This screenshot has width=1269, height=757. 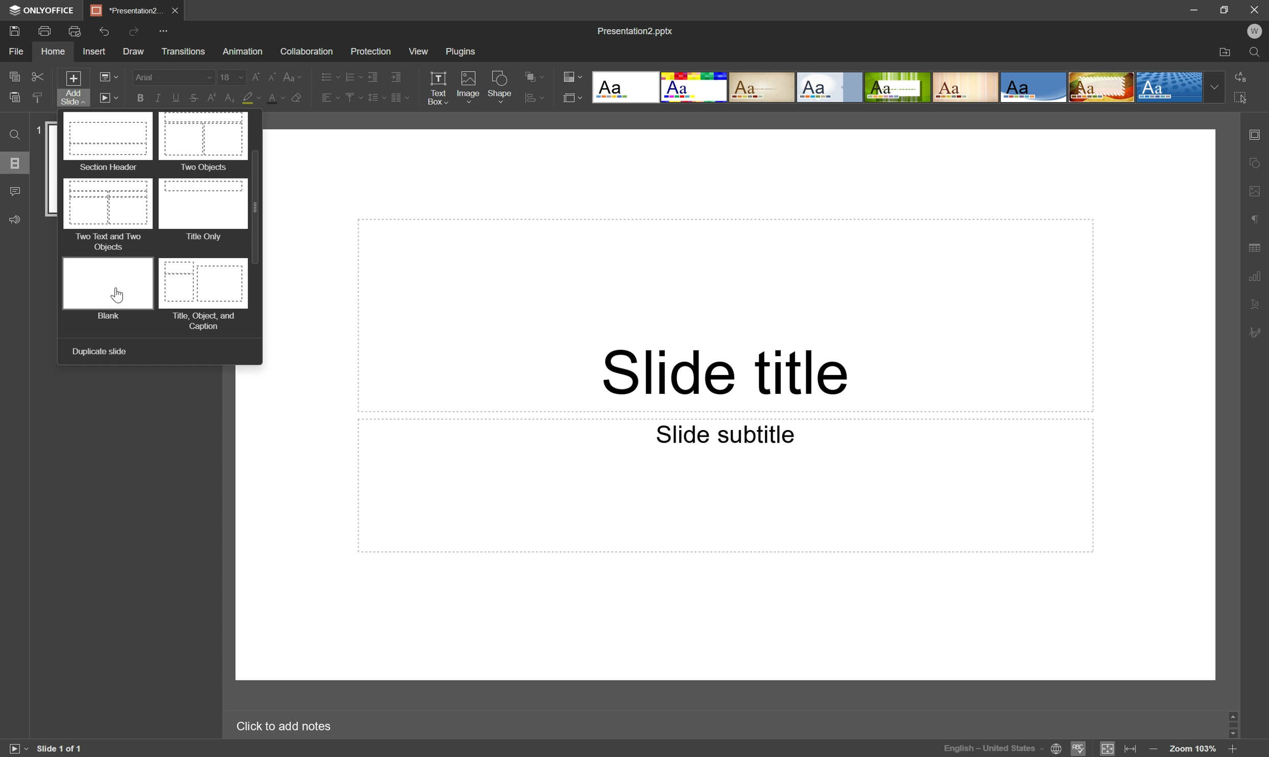 I want to click on Customize quick access toolbar, so click(x=166, y=30).